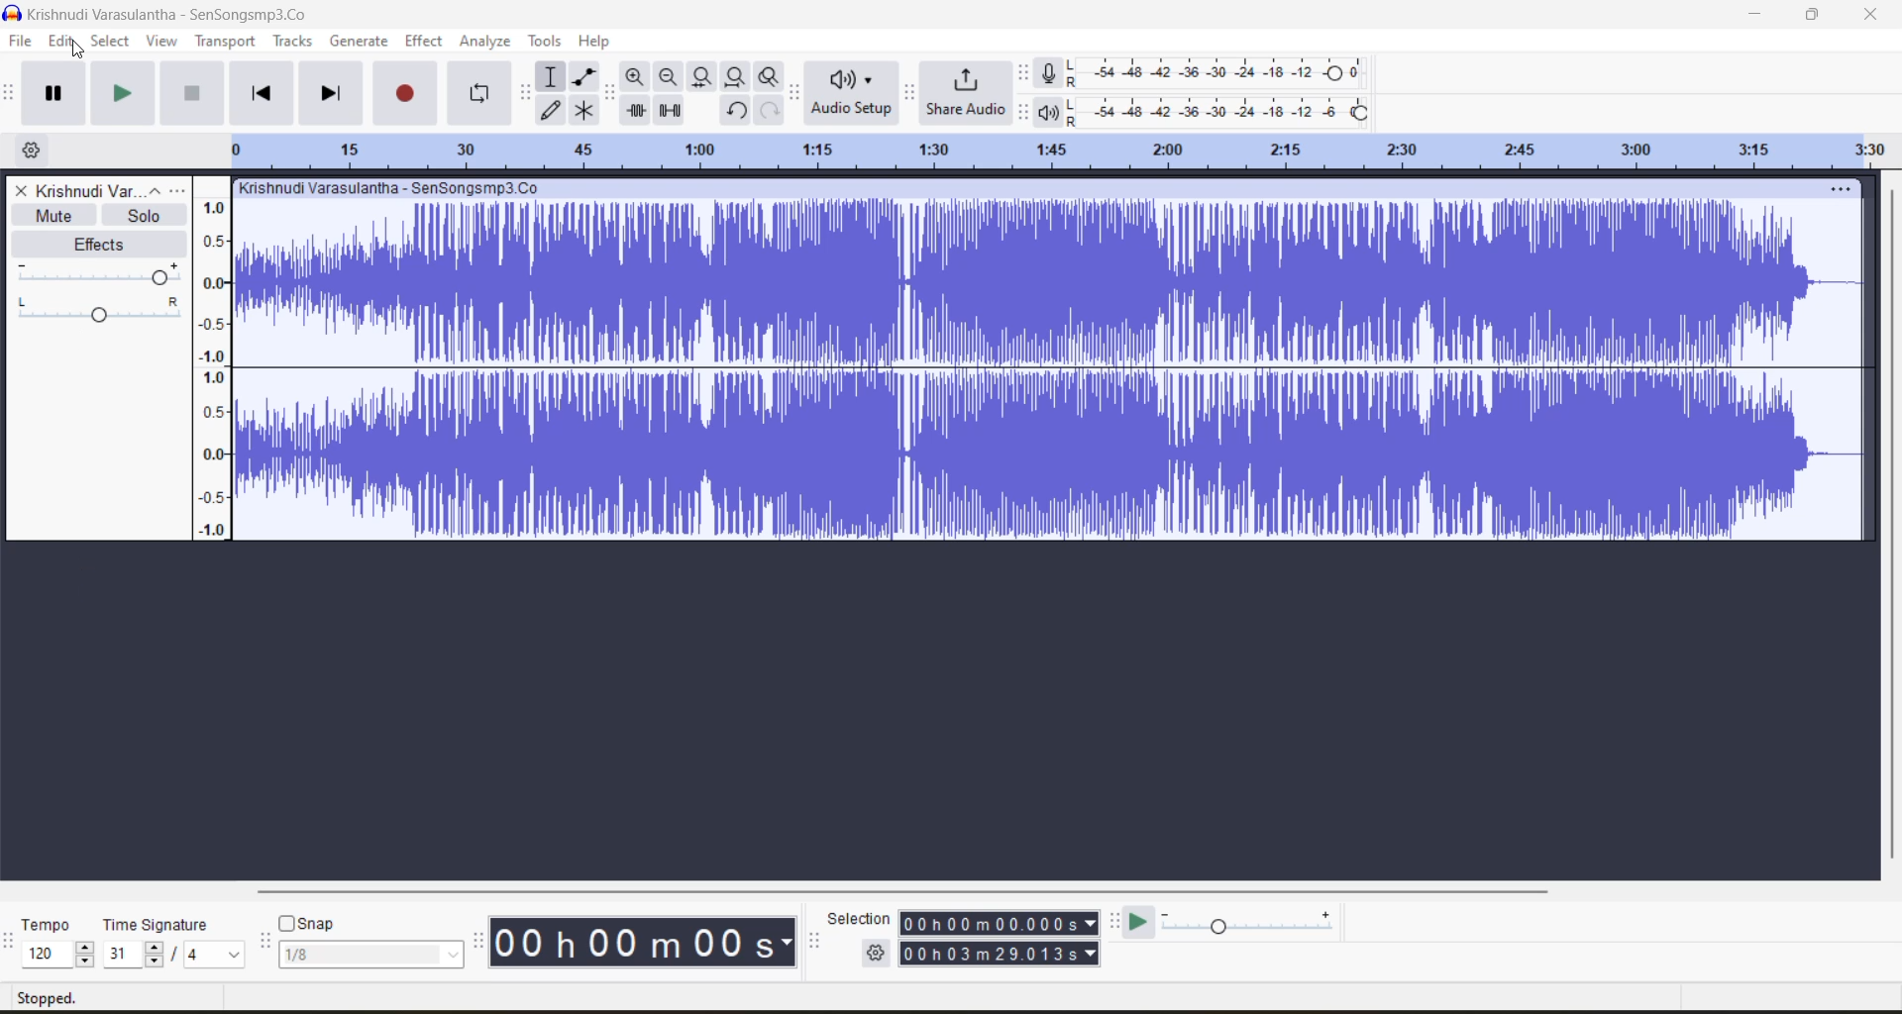 This screenshot has width=1902, height=1014. What do you see at coordinates (104, 244) in the screenshot?
I see `effects` at bounding box center [104, 244].